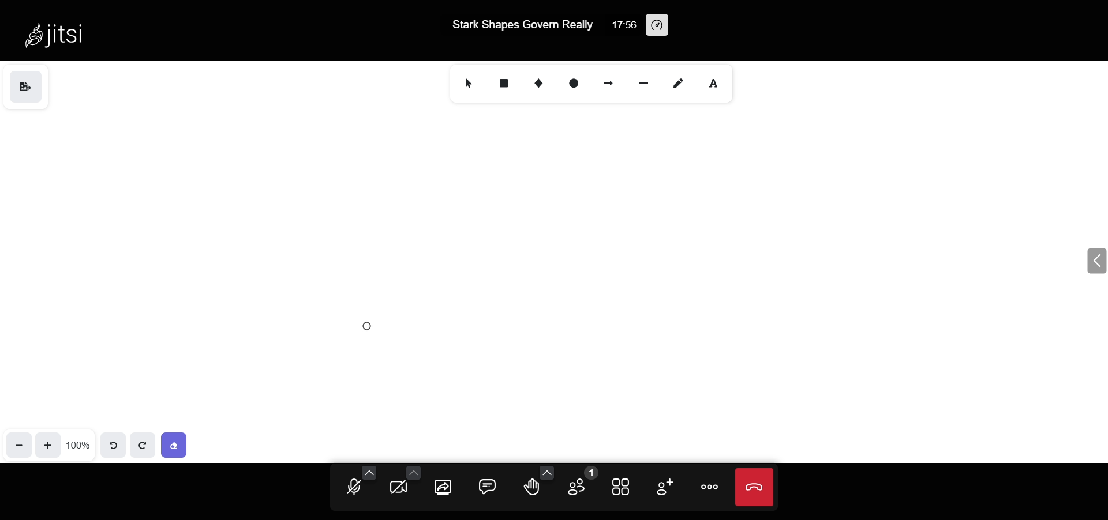 This screenshot has height=520, width=1108. Describe the element at coordinates (642, 82) in the screenshot. I see `line` at that location.